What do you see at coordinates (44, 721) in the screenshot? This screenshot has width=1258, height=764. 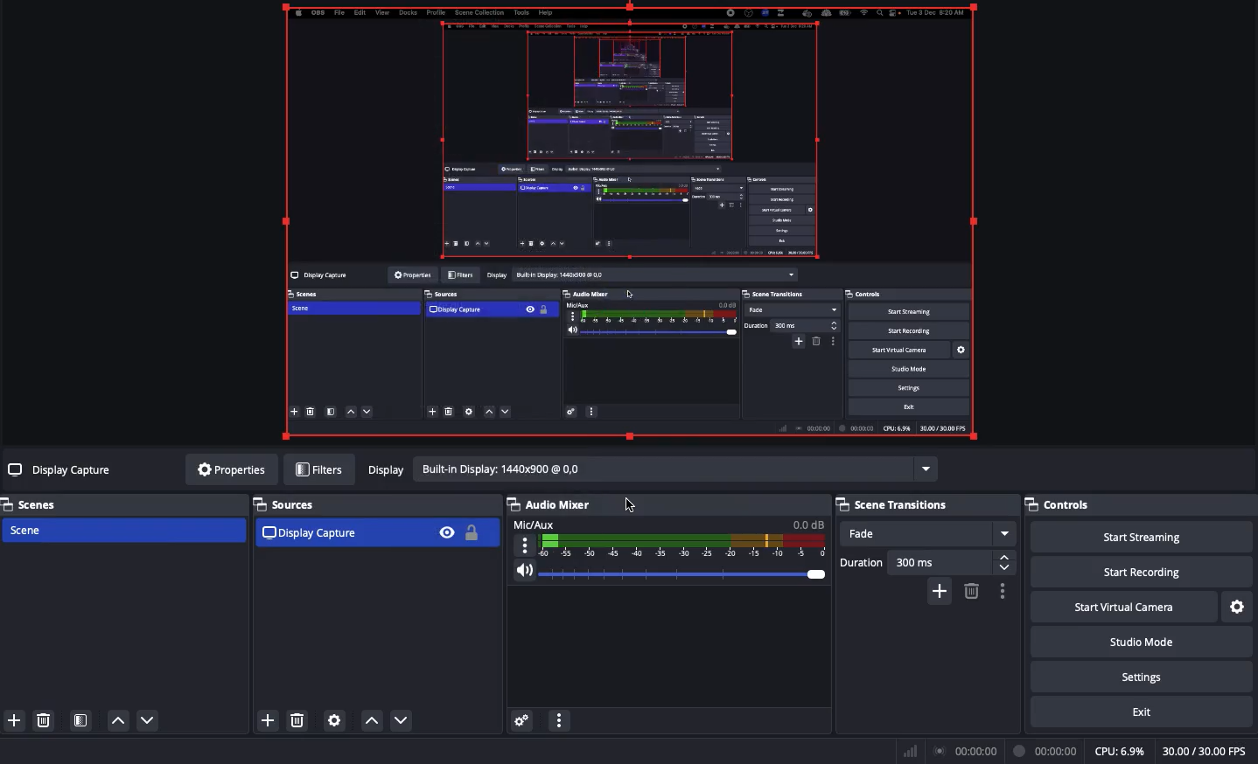 I see `Delete` at bounding box center [44, 721].